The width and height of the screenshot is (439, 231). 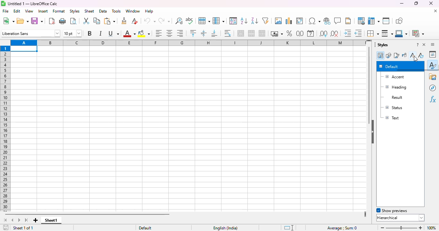 What do you see at coordinates (433, 65) in the screenshot?
I see `styles` at bounding box center [433, 65].